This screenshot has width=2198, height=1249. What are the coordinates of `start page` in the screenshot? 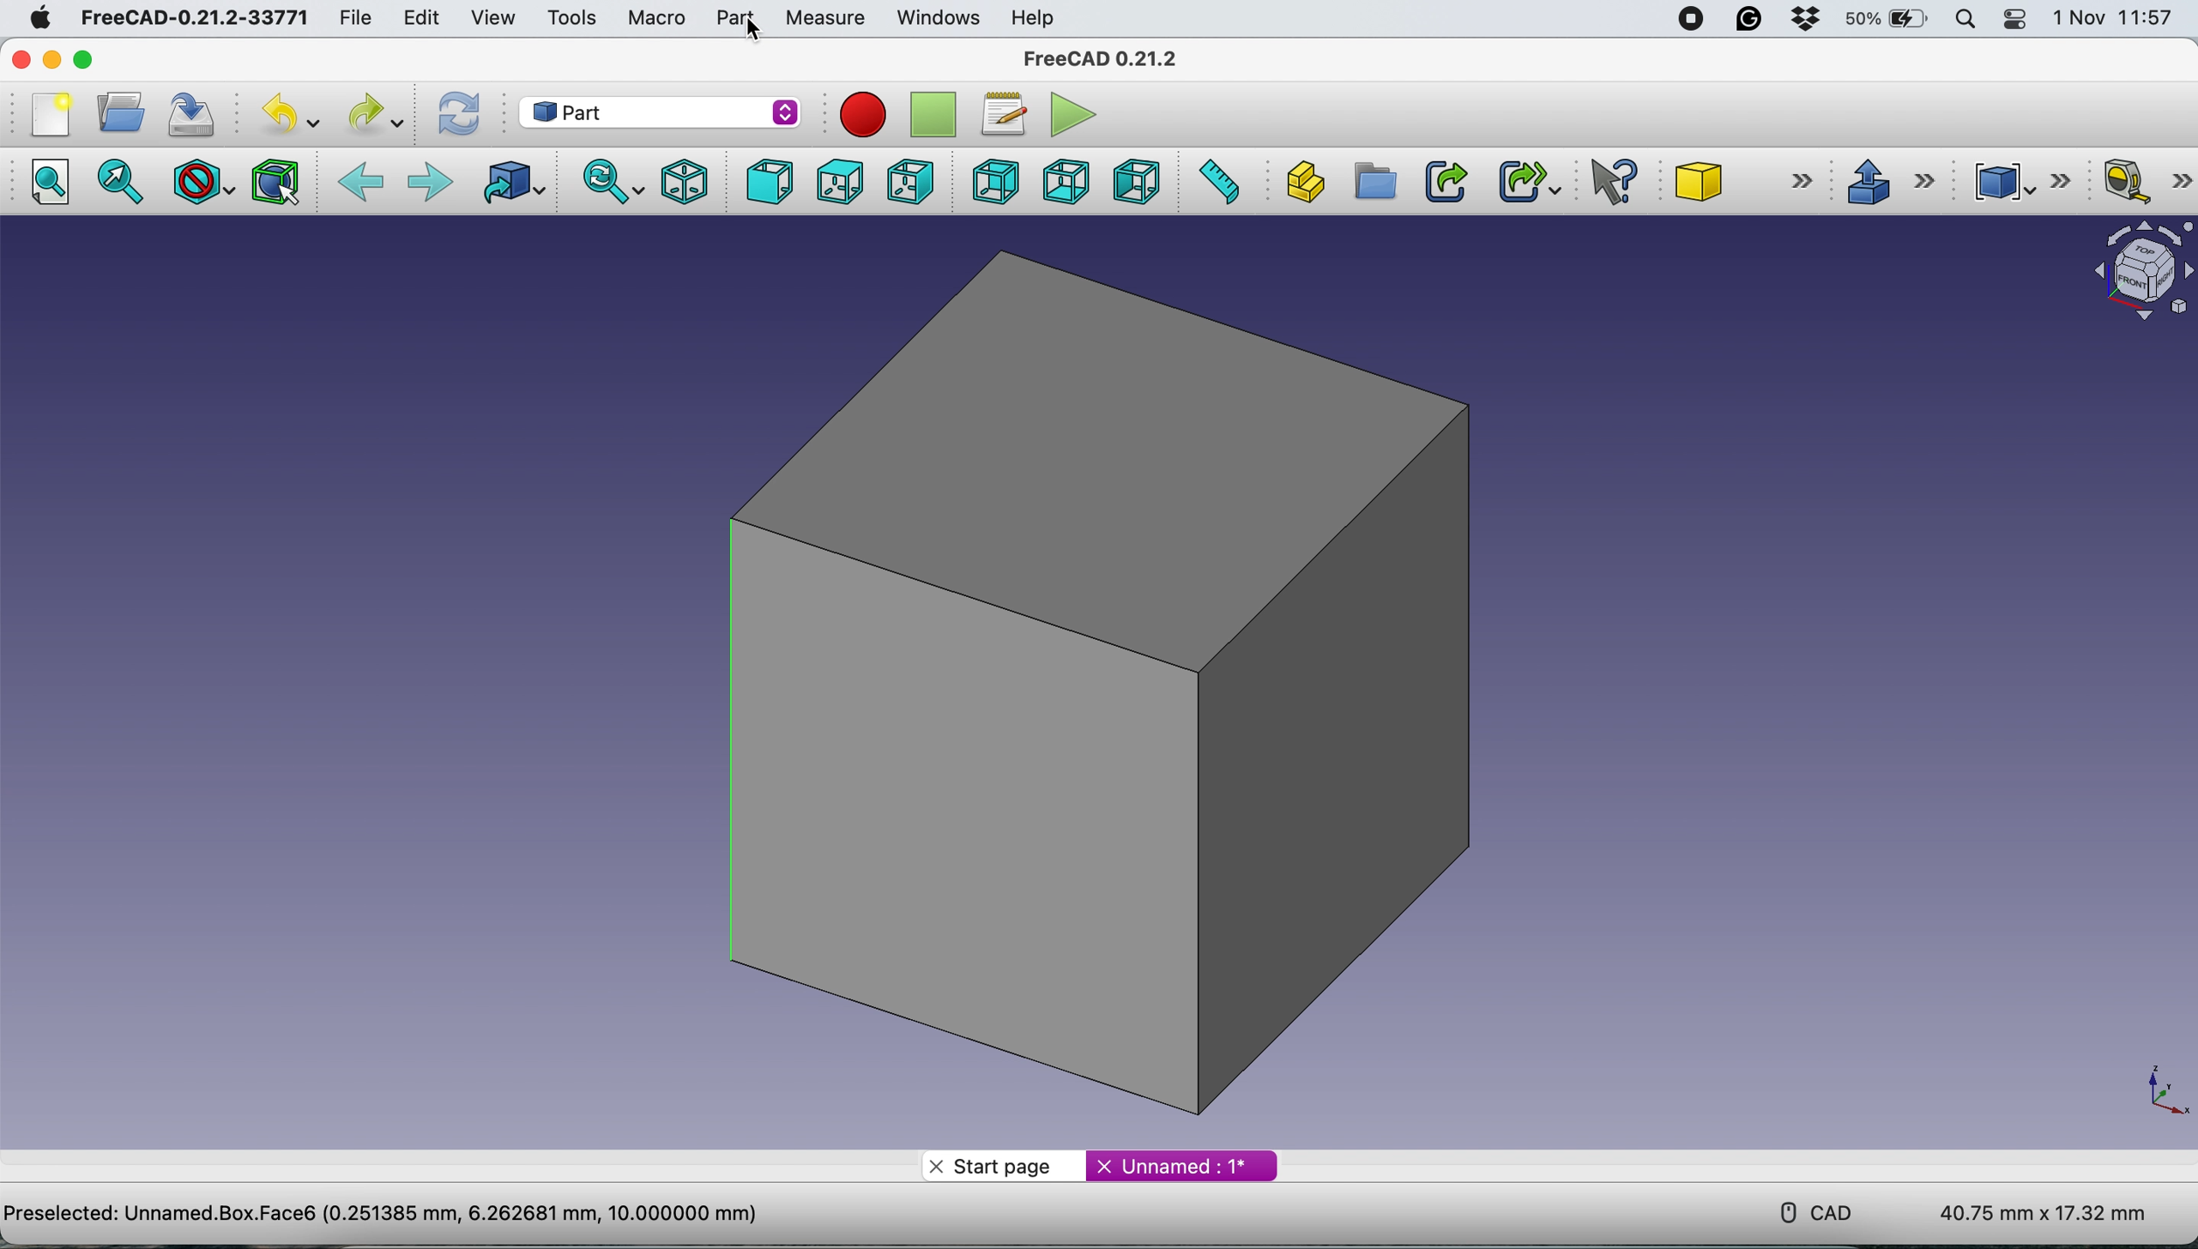 It's located at (1002, 1164).